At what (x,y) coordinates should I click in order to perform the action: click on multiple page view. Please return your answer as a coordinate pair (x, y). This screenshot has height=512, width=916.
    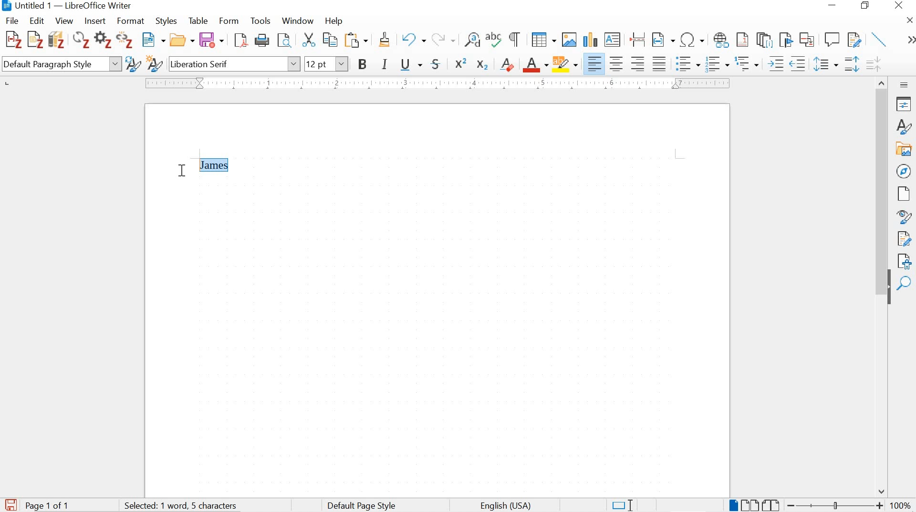
    Looking at the image, I should click on (749, 505).